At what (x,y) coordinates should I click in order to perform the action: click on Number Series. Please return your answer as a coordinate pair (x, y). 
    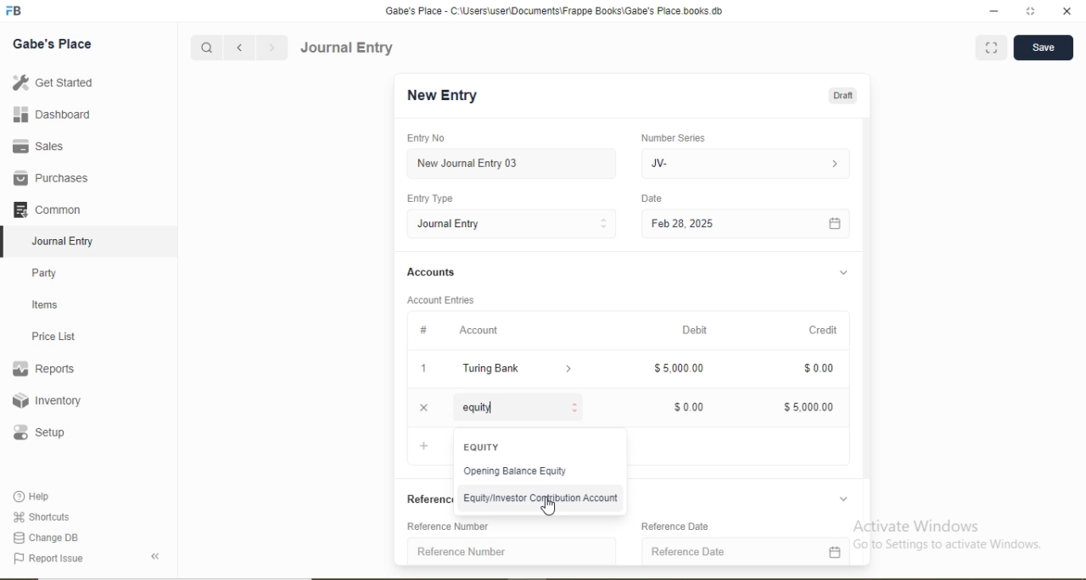
    Looking at the image, I should click on (673, 138).